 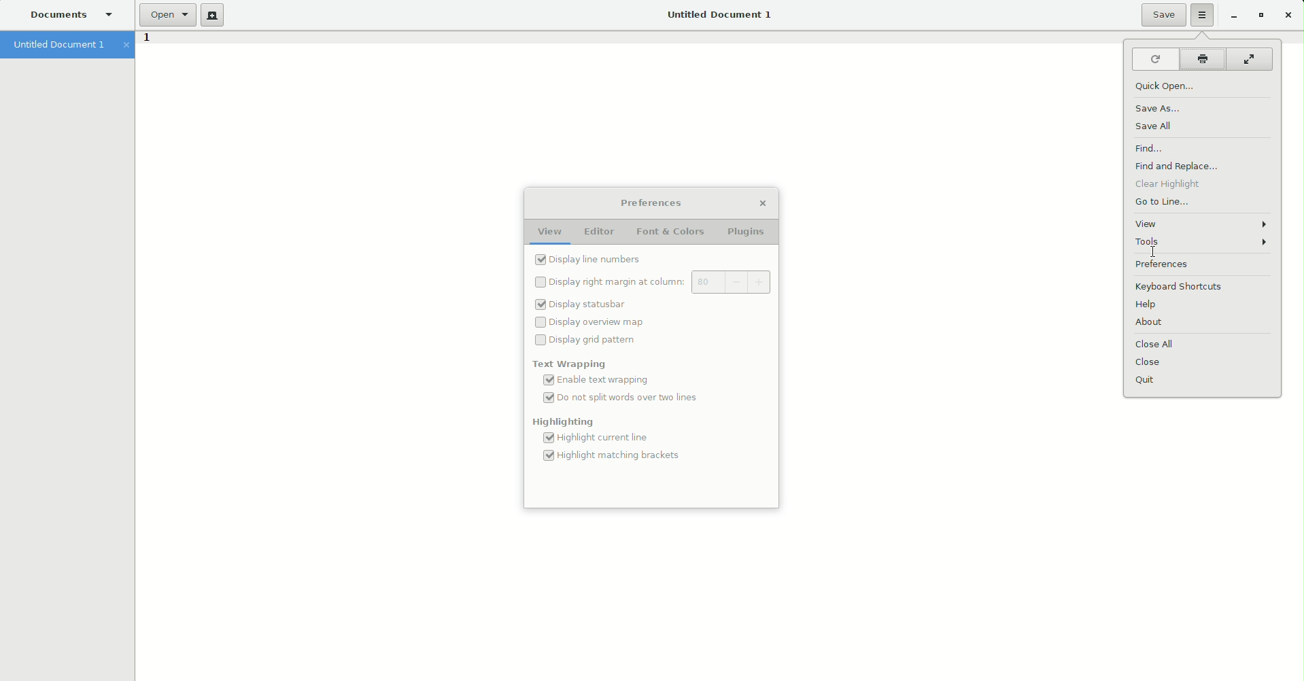 What do you see at coordinates (591, 260) in the screenshot?
I see `Line numbers` at bounding box center [591, 260].